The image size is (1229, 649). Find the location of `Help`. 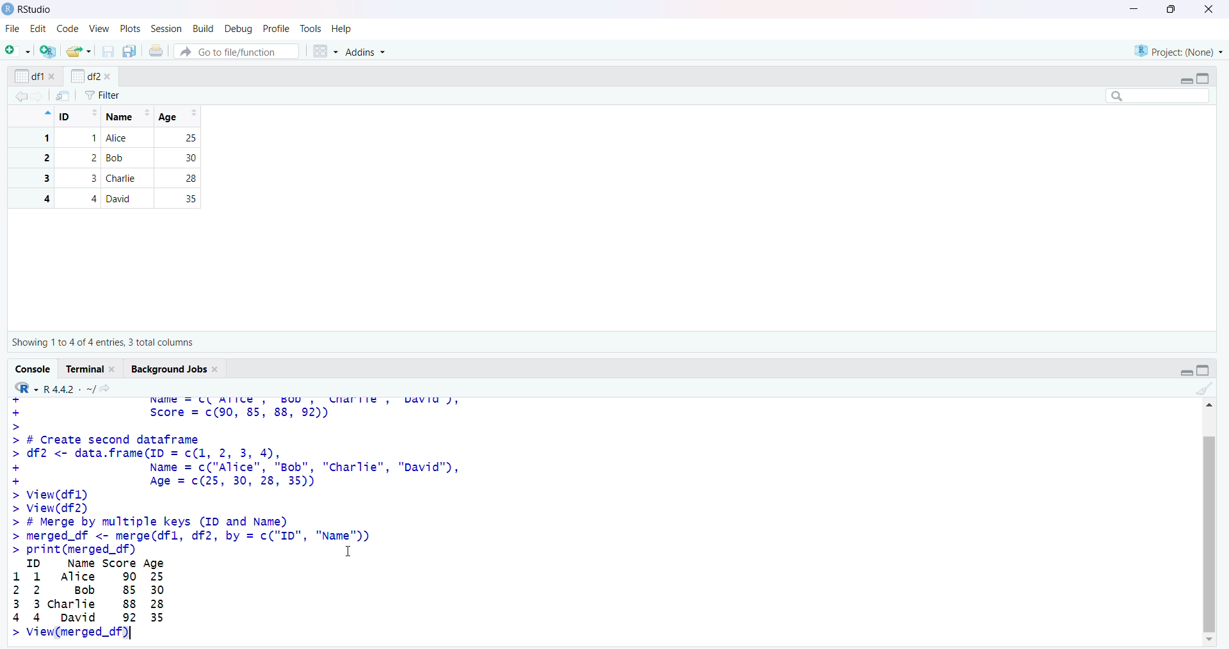

Help is located at coordinates (341, 28).